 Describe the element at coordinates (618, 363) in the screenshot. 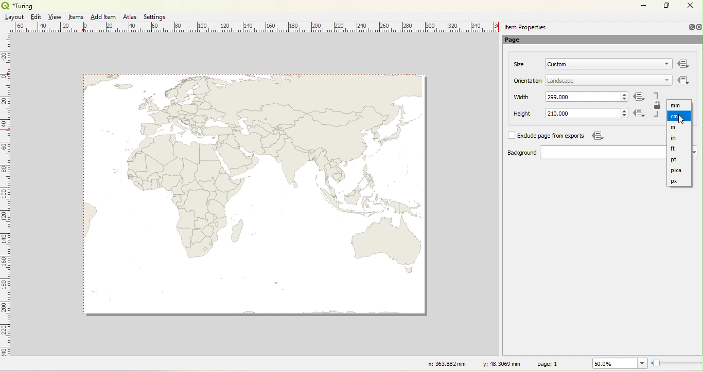

I see `50.0%` at that location.